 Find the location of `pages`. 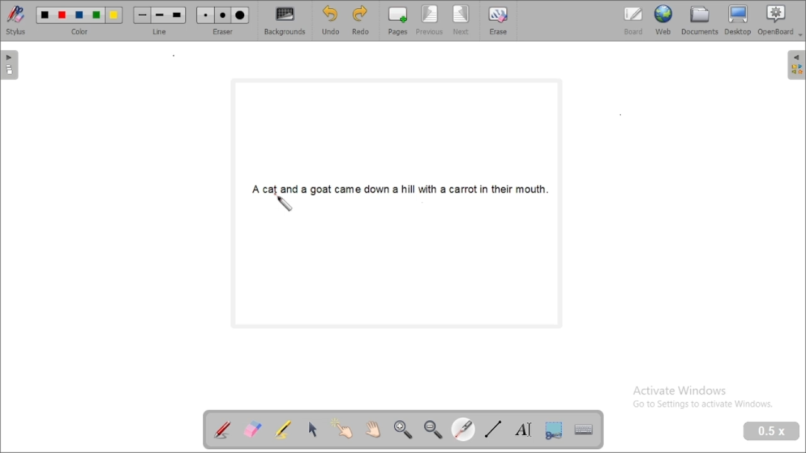

pages is located at coordinates (397, 21).